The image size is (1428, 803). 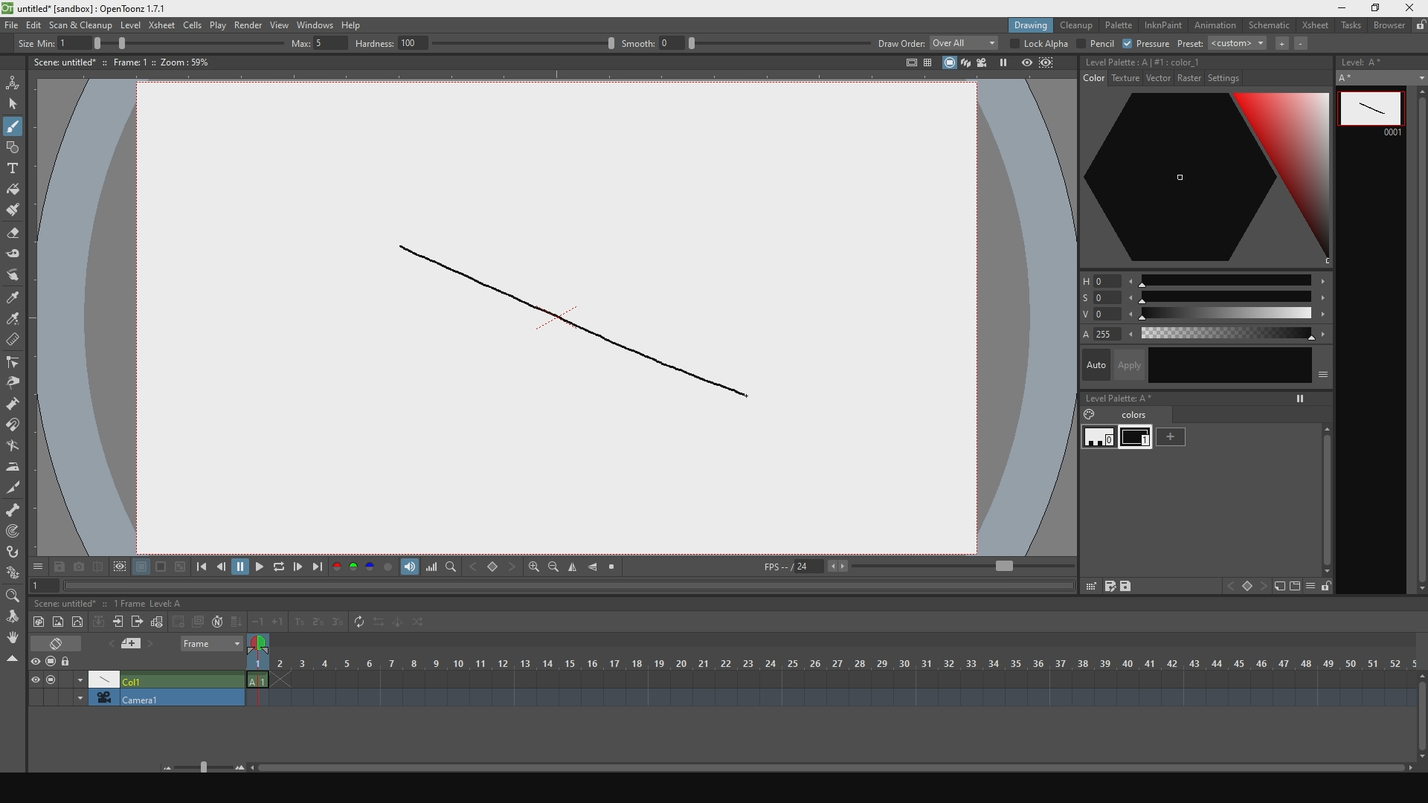 What do you see at coordinates (193, 43) in the screenshot?
I see `size percentage` at bounding box center [193, 43].